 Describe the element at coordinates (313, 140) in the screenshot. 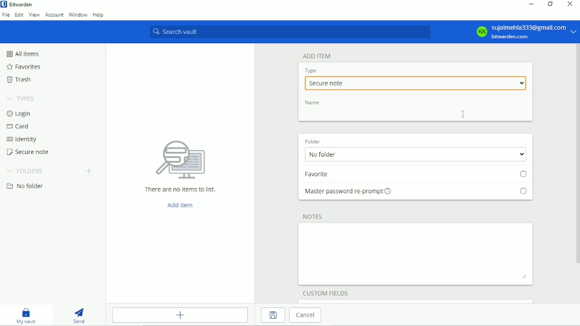

I see `Folder` at that location.